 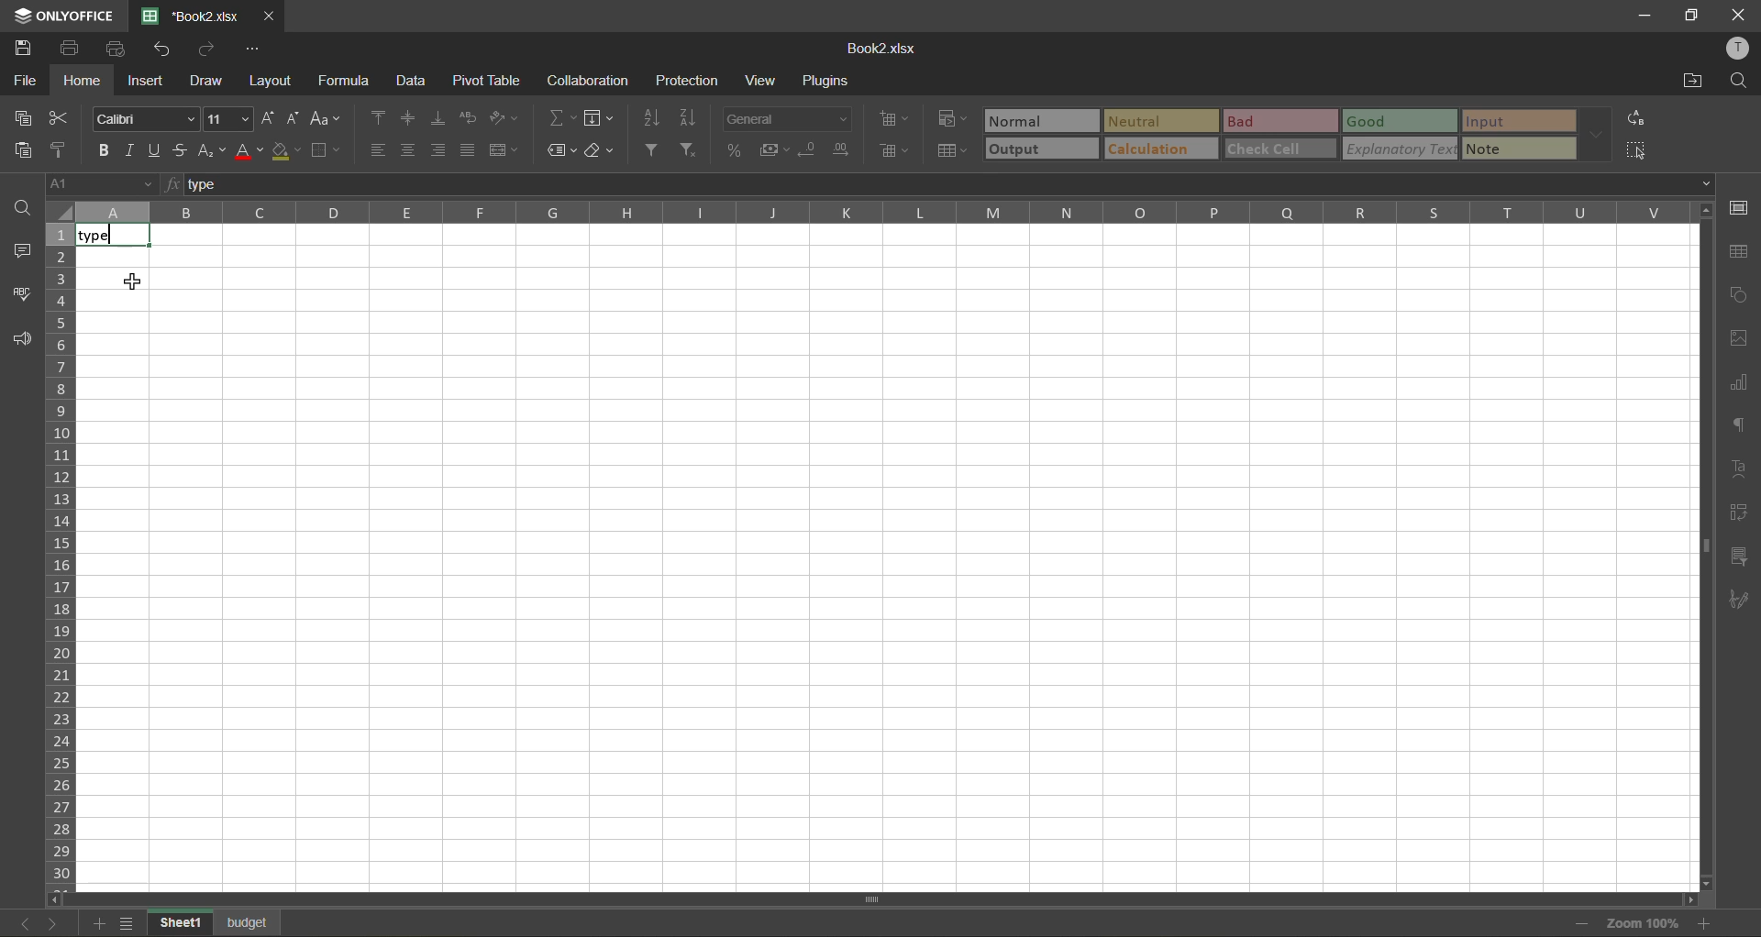 What do you see at coordinates (1638, 146) in the screenshot?
I see `select all` at bounding box center [1638, 146].